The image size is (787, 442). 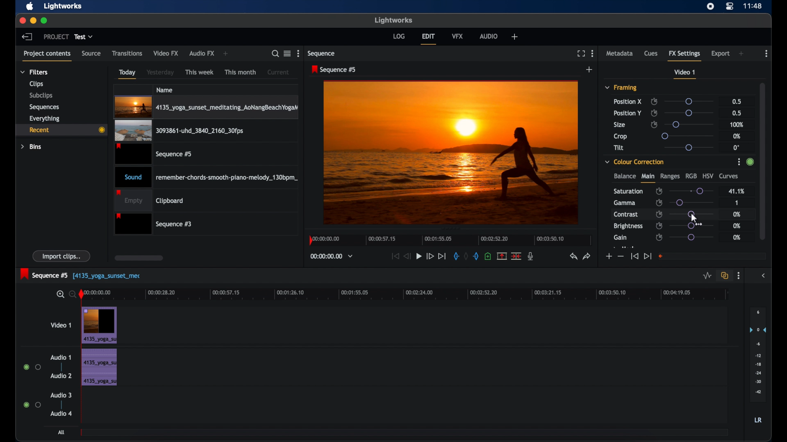 I want to click on filters, so click(x=34, y=72).